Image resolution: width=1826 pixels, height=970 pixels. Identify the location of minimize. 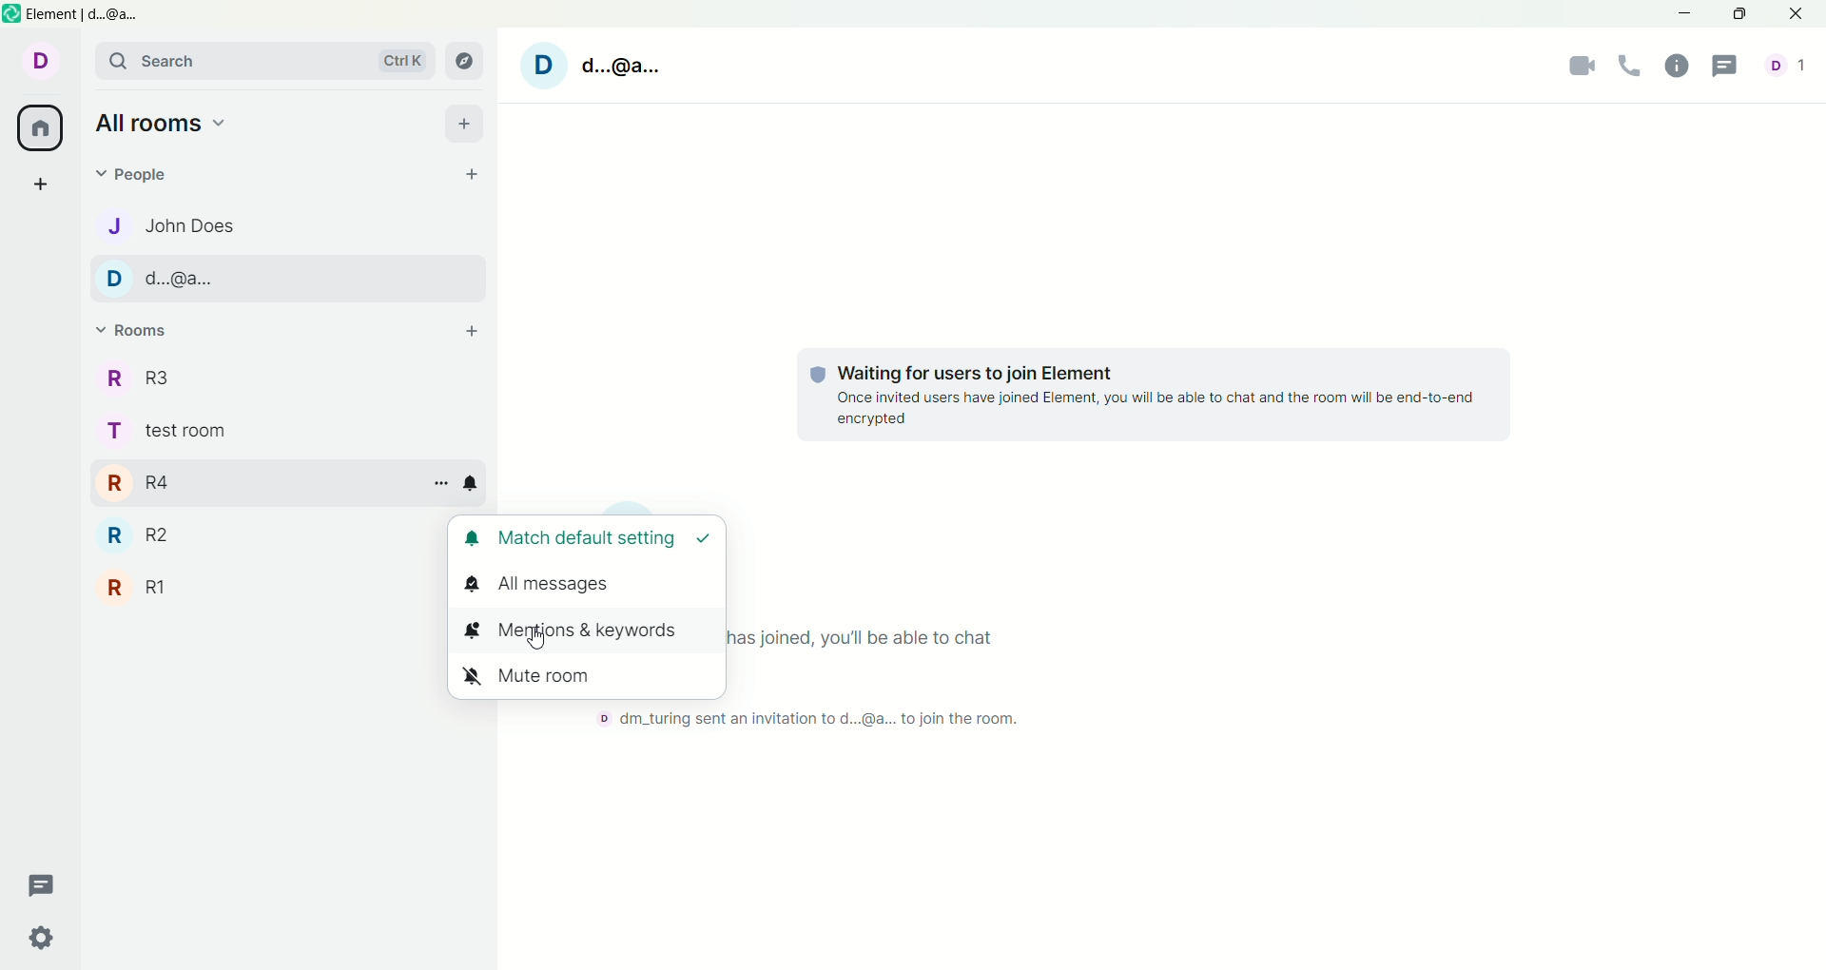
(1680, 13).